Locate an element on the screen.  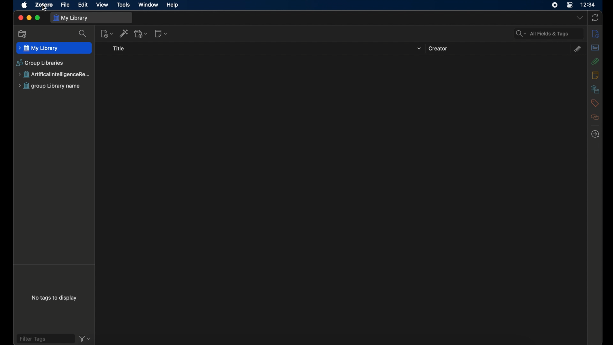
view is located at coordinates (102, 4).